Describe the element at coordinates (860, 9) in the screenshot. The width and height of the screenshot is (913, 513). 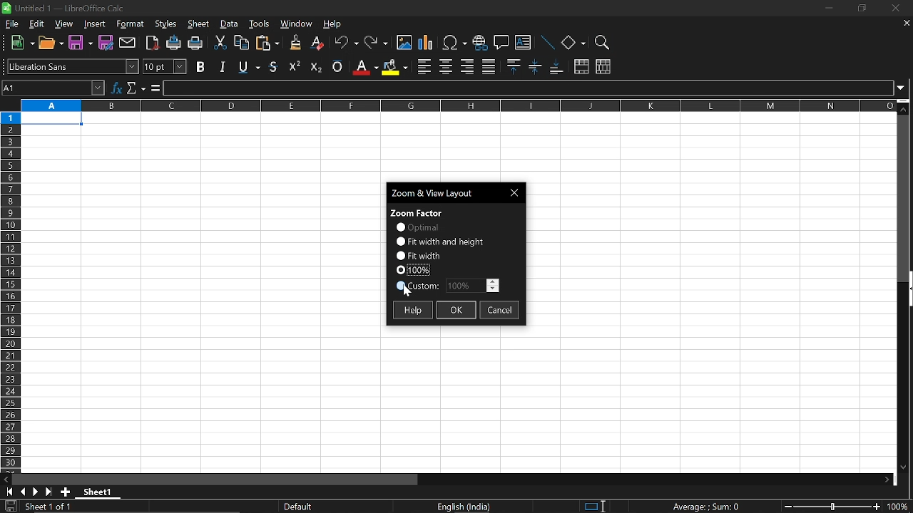
I see `restore down` at that location.